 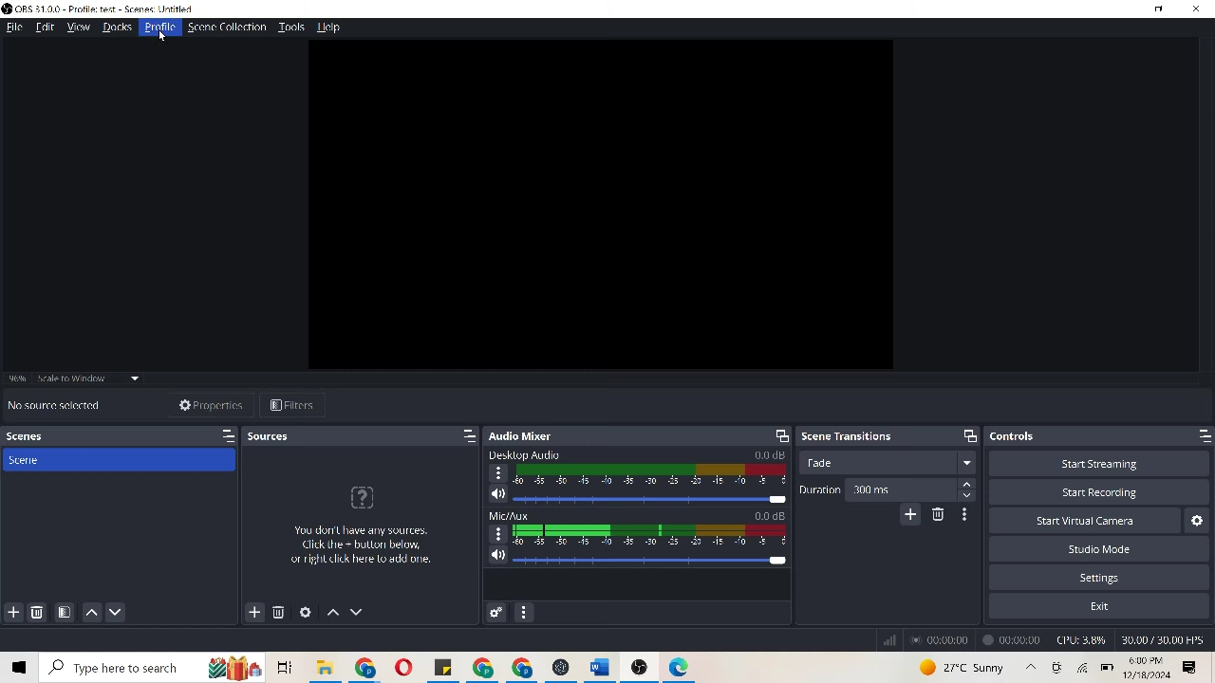 I want to click on edit, so click(x=44, y=28).